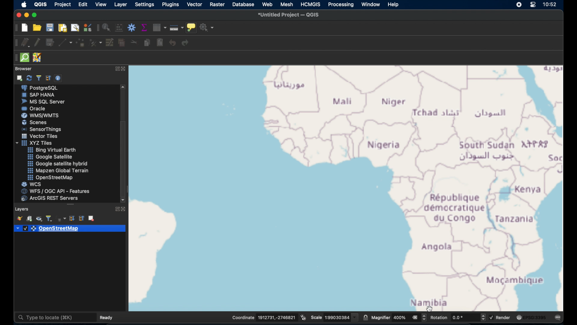 Image resolution: width=577 pixels, height=325 pixels. What do you see at coordinates (15, 28) in the screenshot?
I see `project toolbar` at bounding box center [15, 28].